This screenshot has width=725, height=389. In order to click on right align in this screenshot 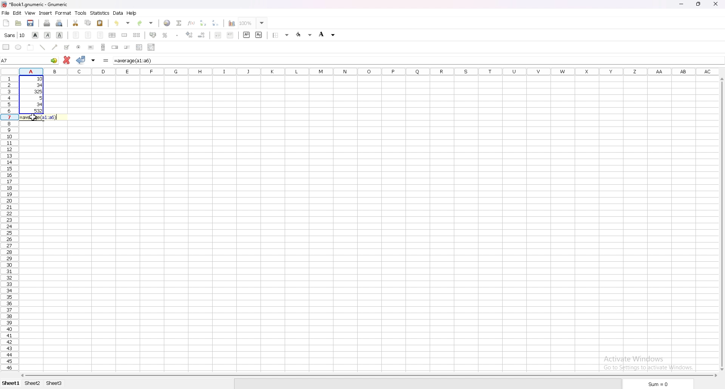, I will do `click(100, 34)`.